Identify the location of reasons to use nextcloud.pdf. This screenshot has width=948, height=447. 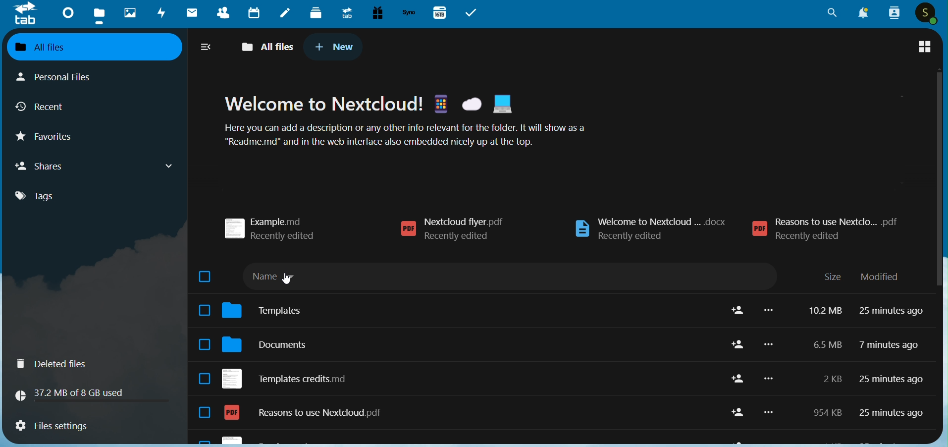
(312, 413).